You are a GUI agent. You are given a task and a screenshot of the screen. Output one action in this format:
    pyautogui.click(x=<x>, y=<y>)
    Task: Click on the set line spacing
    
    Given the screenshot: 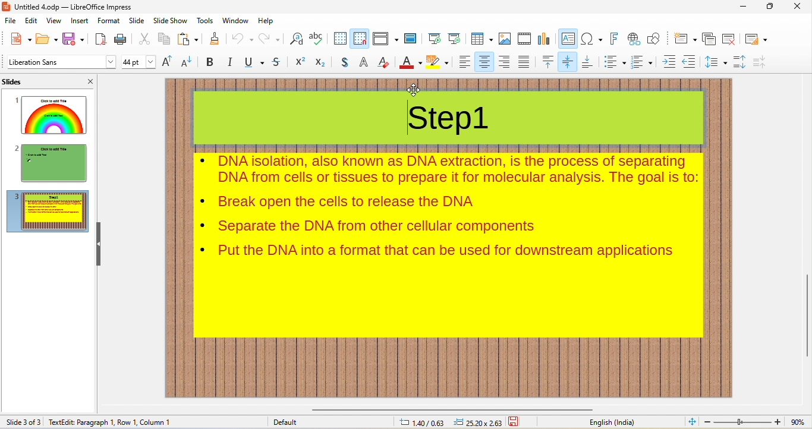 What is the action you would take?
    pyautogui.click(x=717, y=62)
    